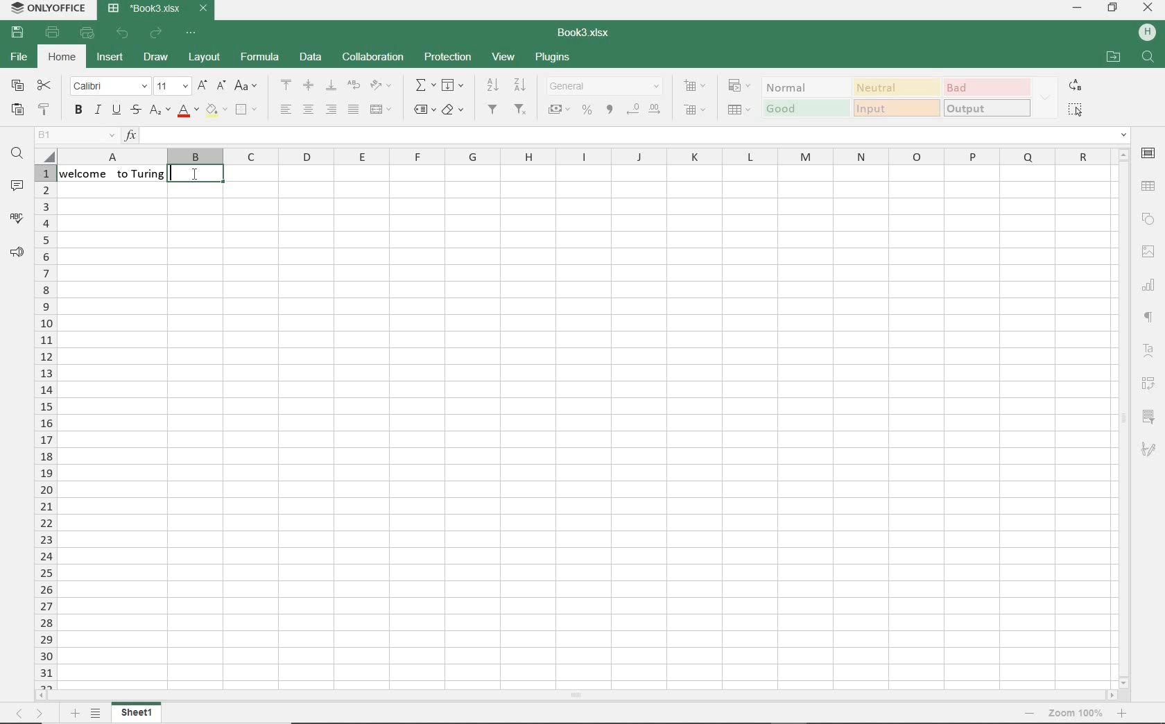 This screenshot has height=724, width=1165. Describe the element at coordinates (1150, 383) in the screenshot. I see `pivot table` at that location.